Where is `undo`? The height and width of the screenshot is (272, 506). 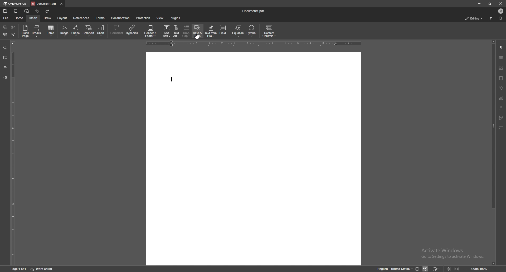
undo is located at coordinates (38, 11).